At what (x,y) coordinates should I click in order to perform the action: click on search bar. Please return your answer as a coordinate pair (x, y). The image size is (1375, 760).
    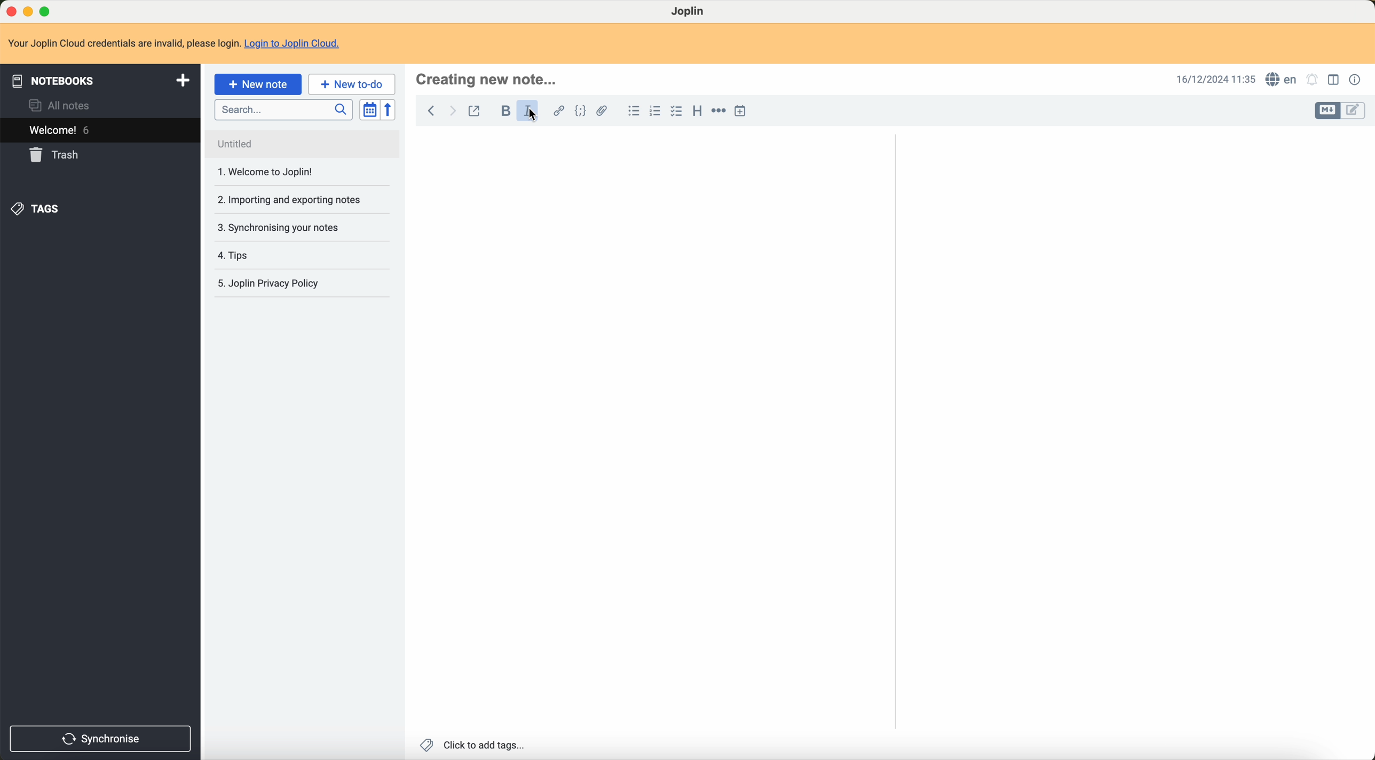
    Looking at the image, I should click on (281, 109).